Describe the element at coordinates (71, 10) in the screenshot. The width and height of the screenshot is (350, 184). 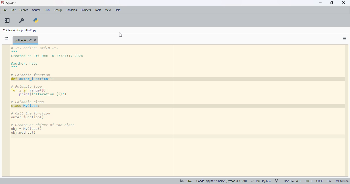
I see `consoles` at that location.